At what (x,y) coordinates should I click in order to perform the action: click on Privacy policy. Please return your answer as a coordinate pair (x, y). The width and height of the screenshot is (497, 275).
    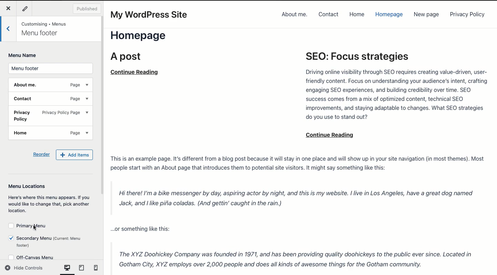
    Looking at the image, I should click on (50, 116).